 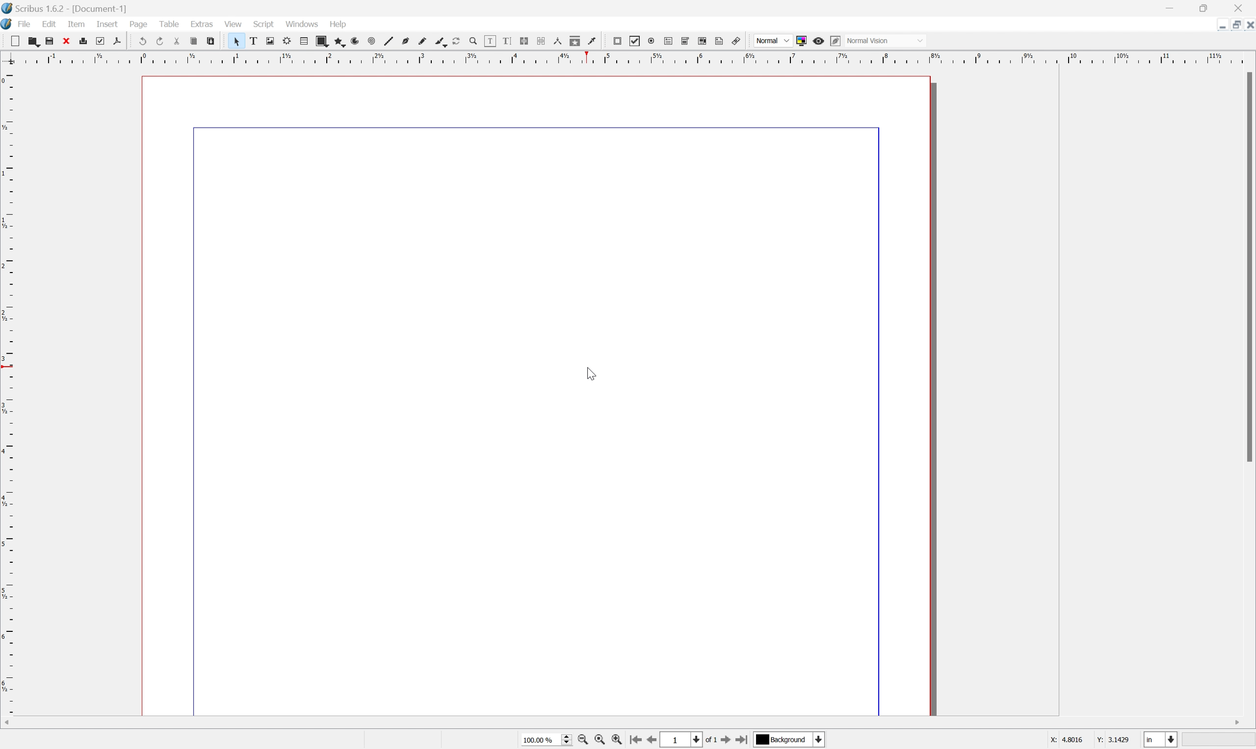 I want to click on text box, so click(x=253, y=41).